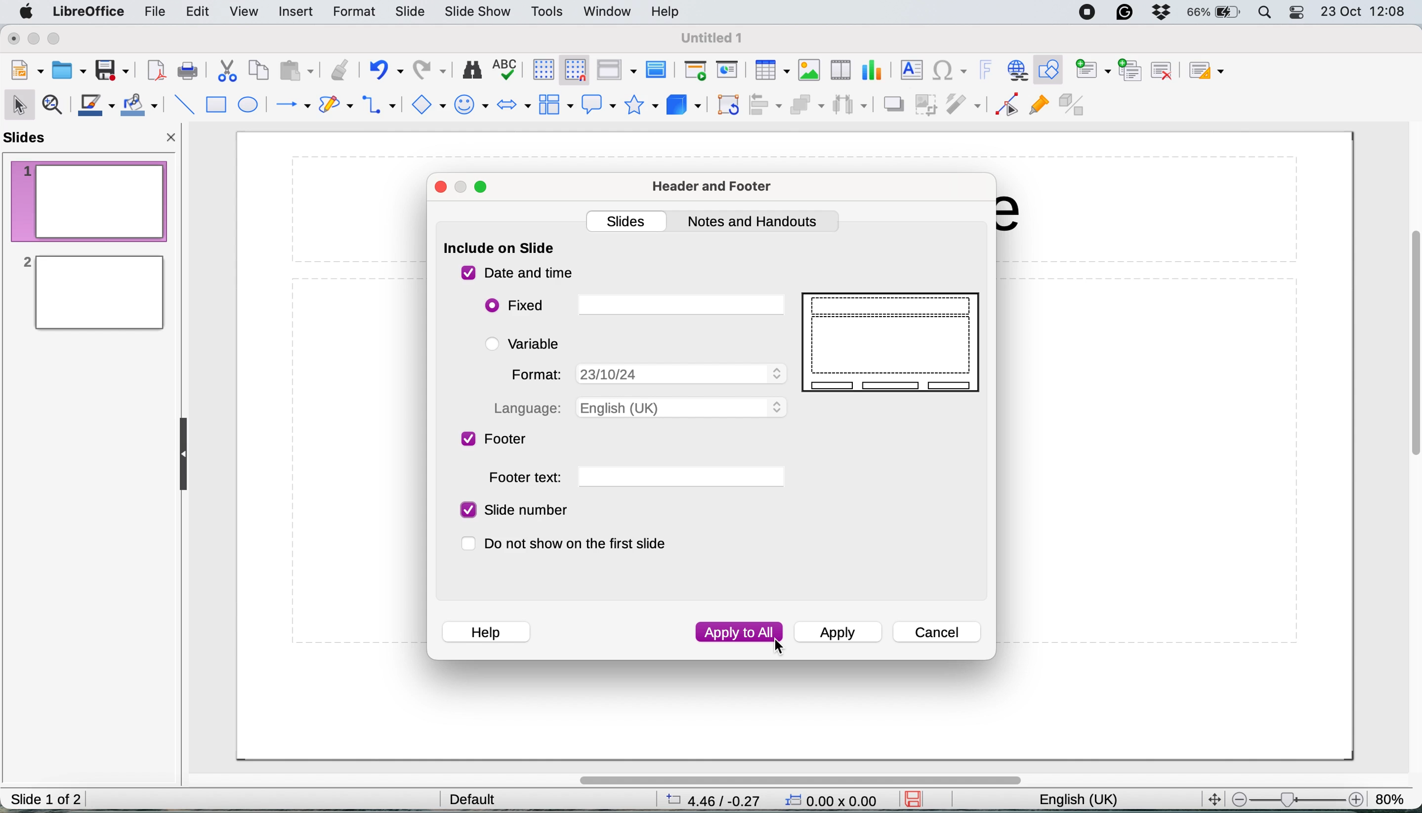  Describe the element at coordinates (629, 220) in the screenshot. I see `slides` at that location.